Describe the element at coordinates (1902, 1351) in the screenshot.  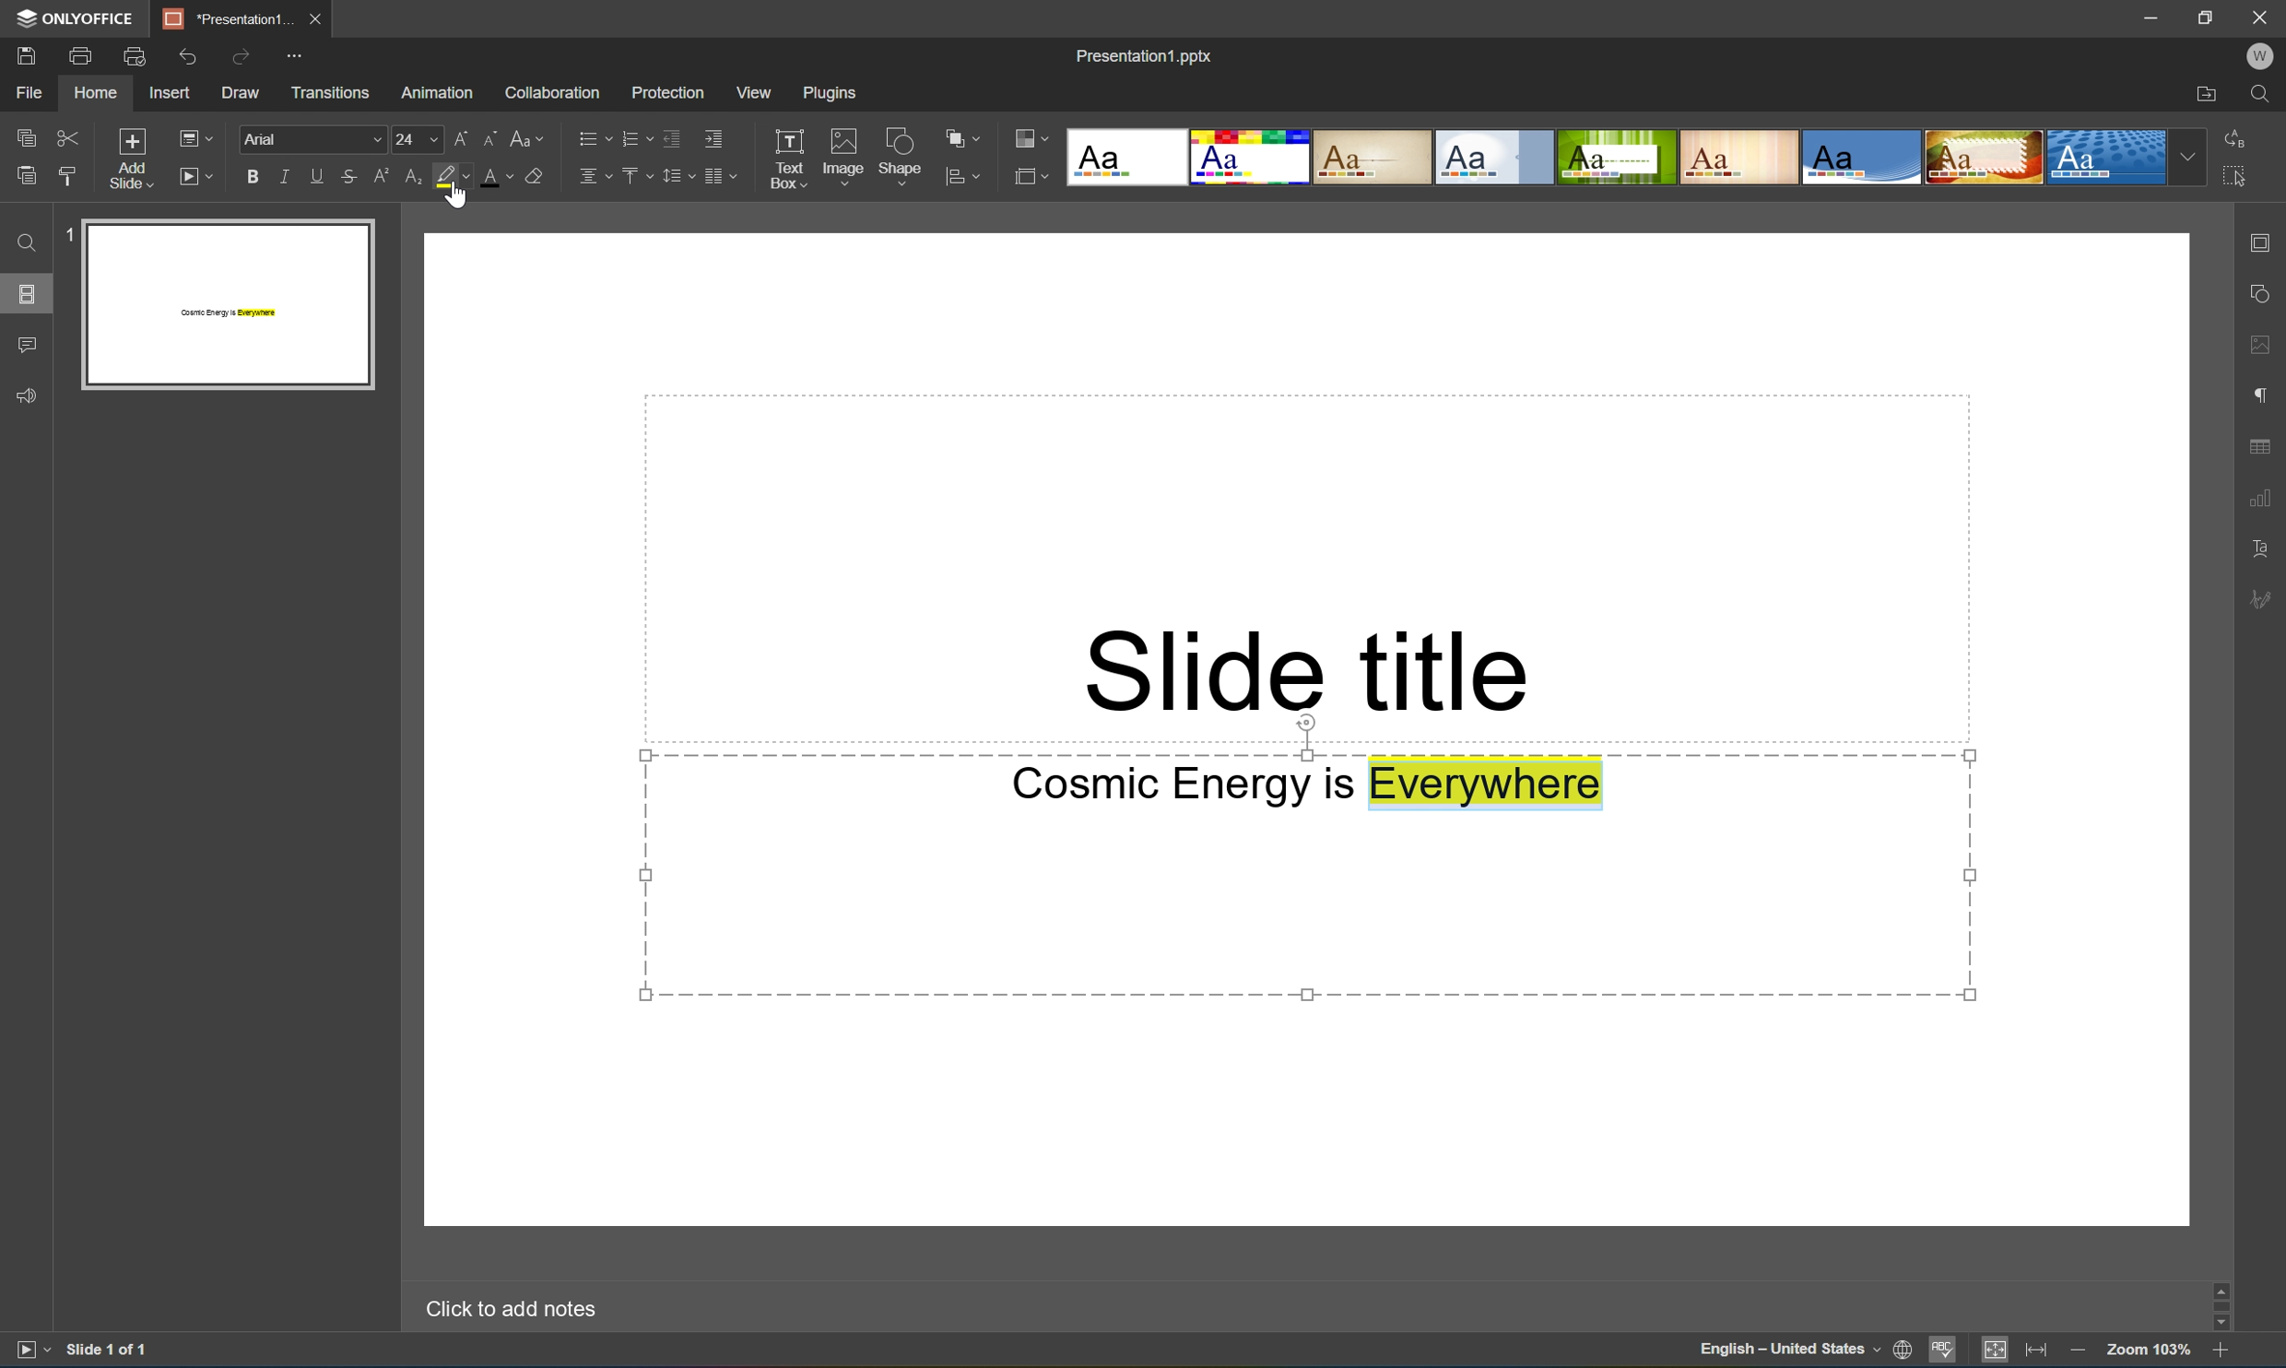
I see `Set document language` at that location.